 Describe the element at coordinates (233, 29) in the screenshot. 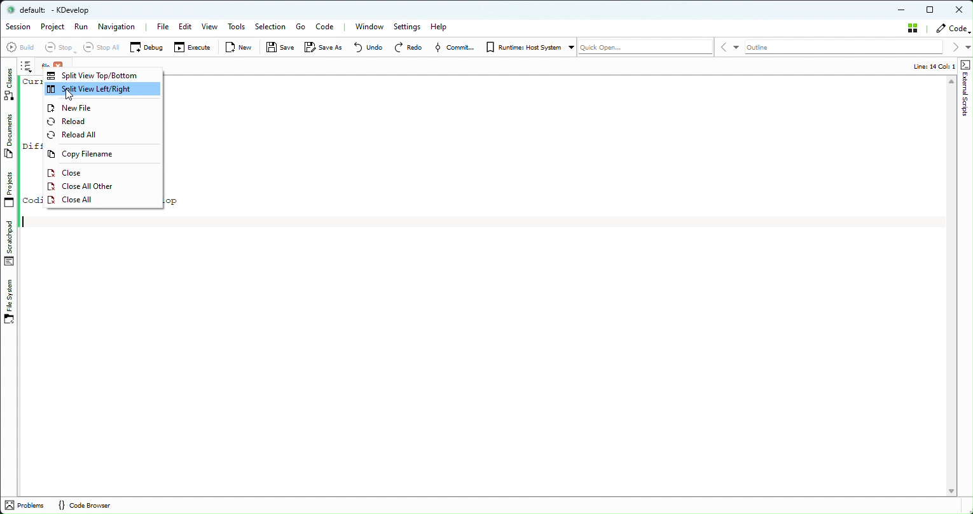

I see `Tools` at that location.